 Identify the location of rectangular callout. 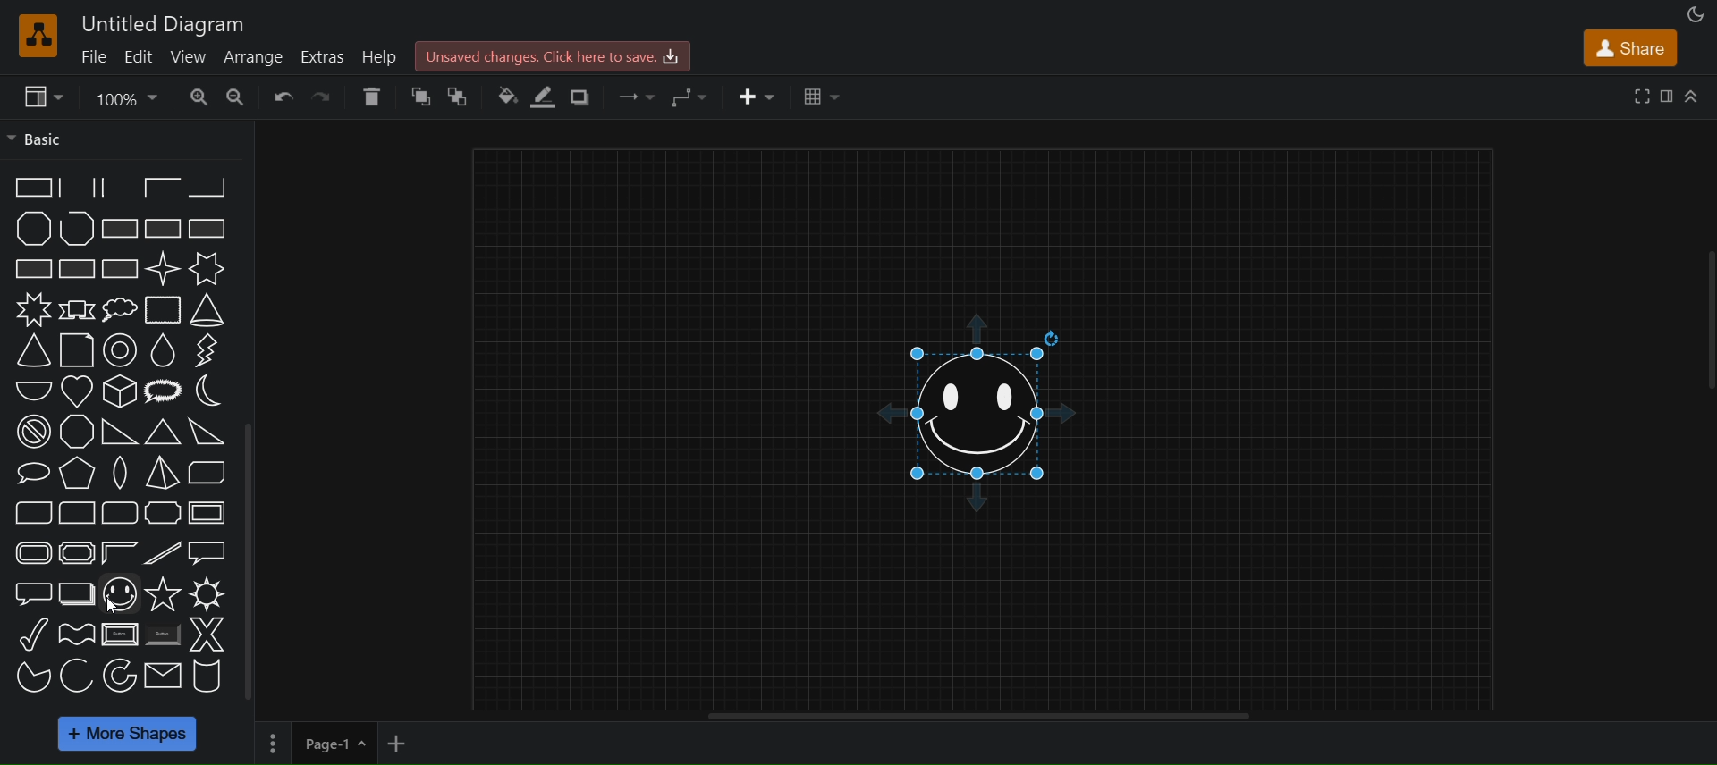
(207, 552).